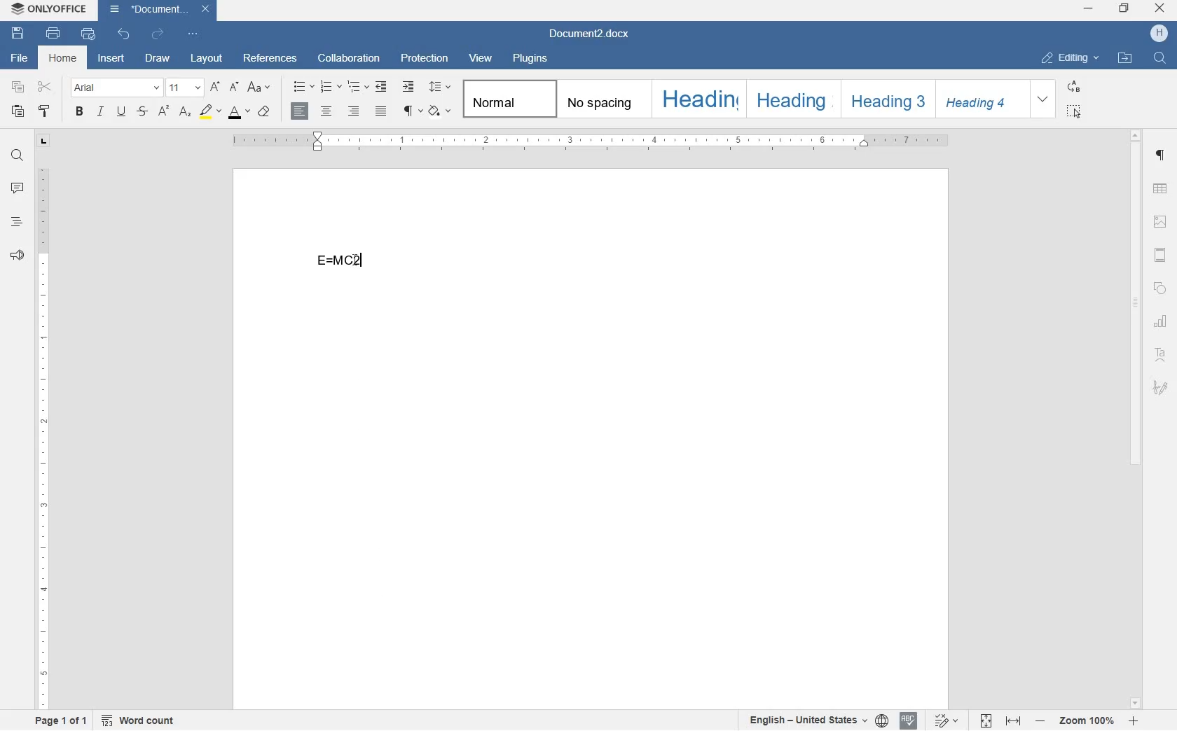 Image resolution: width=1177 pixels, height=731 pixels. What do you see at coordinates (1162, 255) in the screenshot?
I see `header & footer` at bounding box center [1162, 255].